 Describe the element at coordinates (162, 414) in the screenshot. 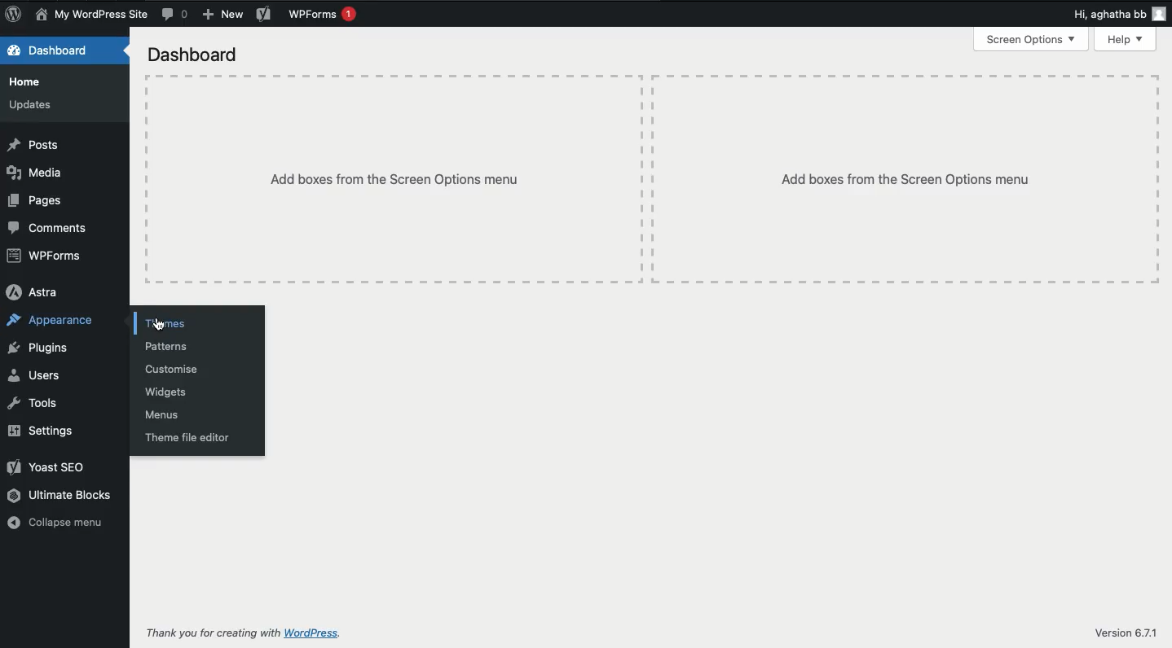

I see `Menus` at that location.